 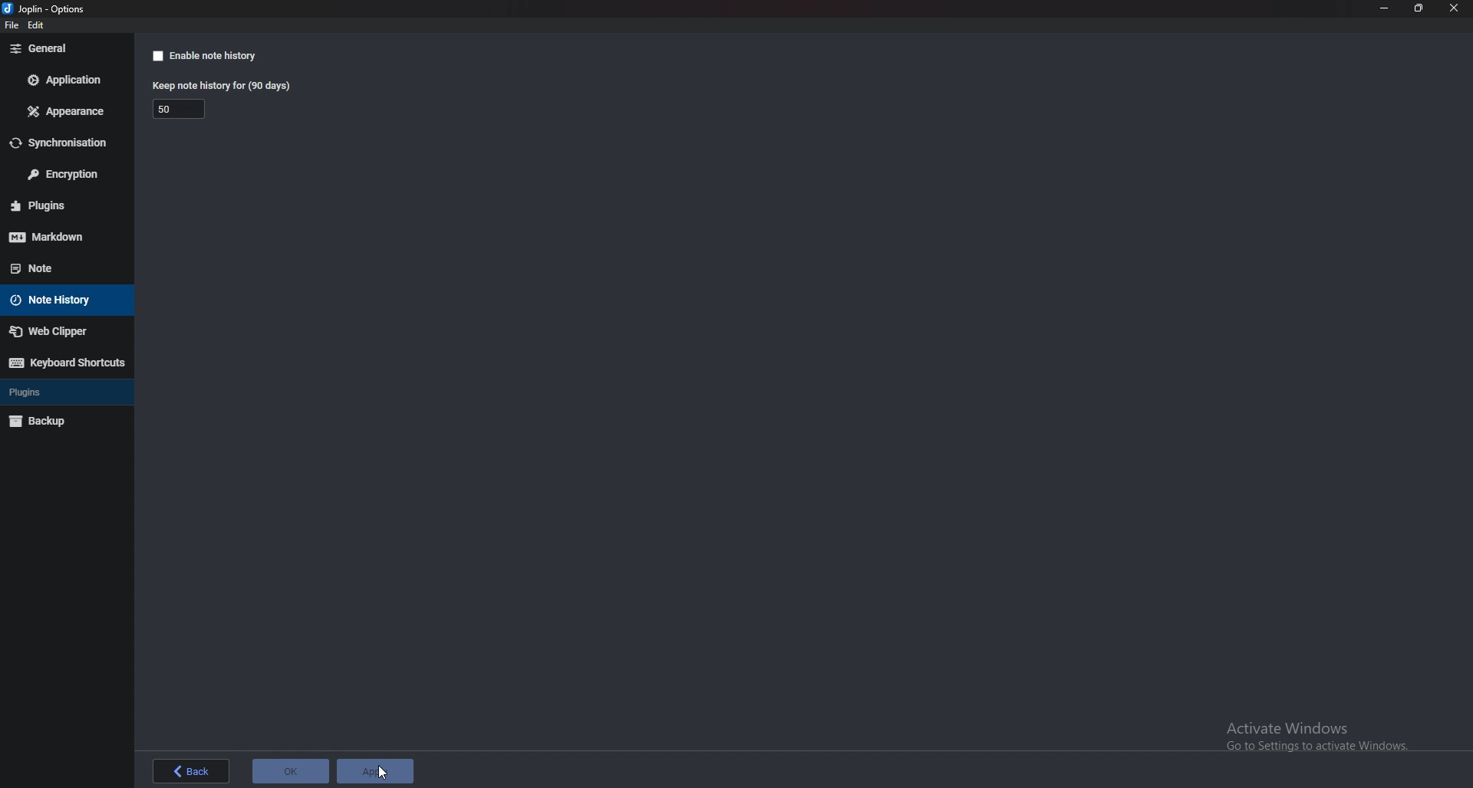 I want to click on Encryption, so click(x=64, y=173).